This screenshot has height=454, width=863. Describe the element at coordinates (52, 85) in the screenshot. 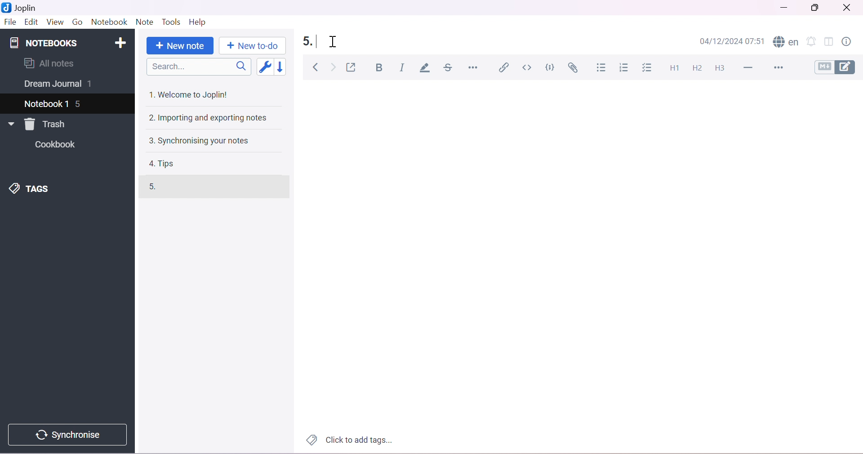

I see `Dream Journal` at that location.